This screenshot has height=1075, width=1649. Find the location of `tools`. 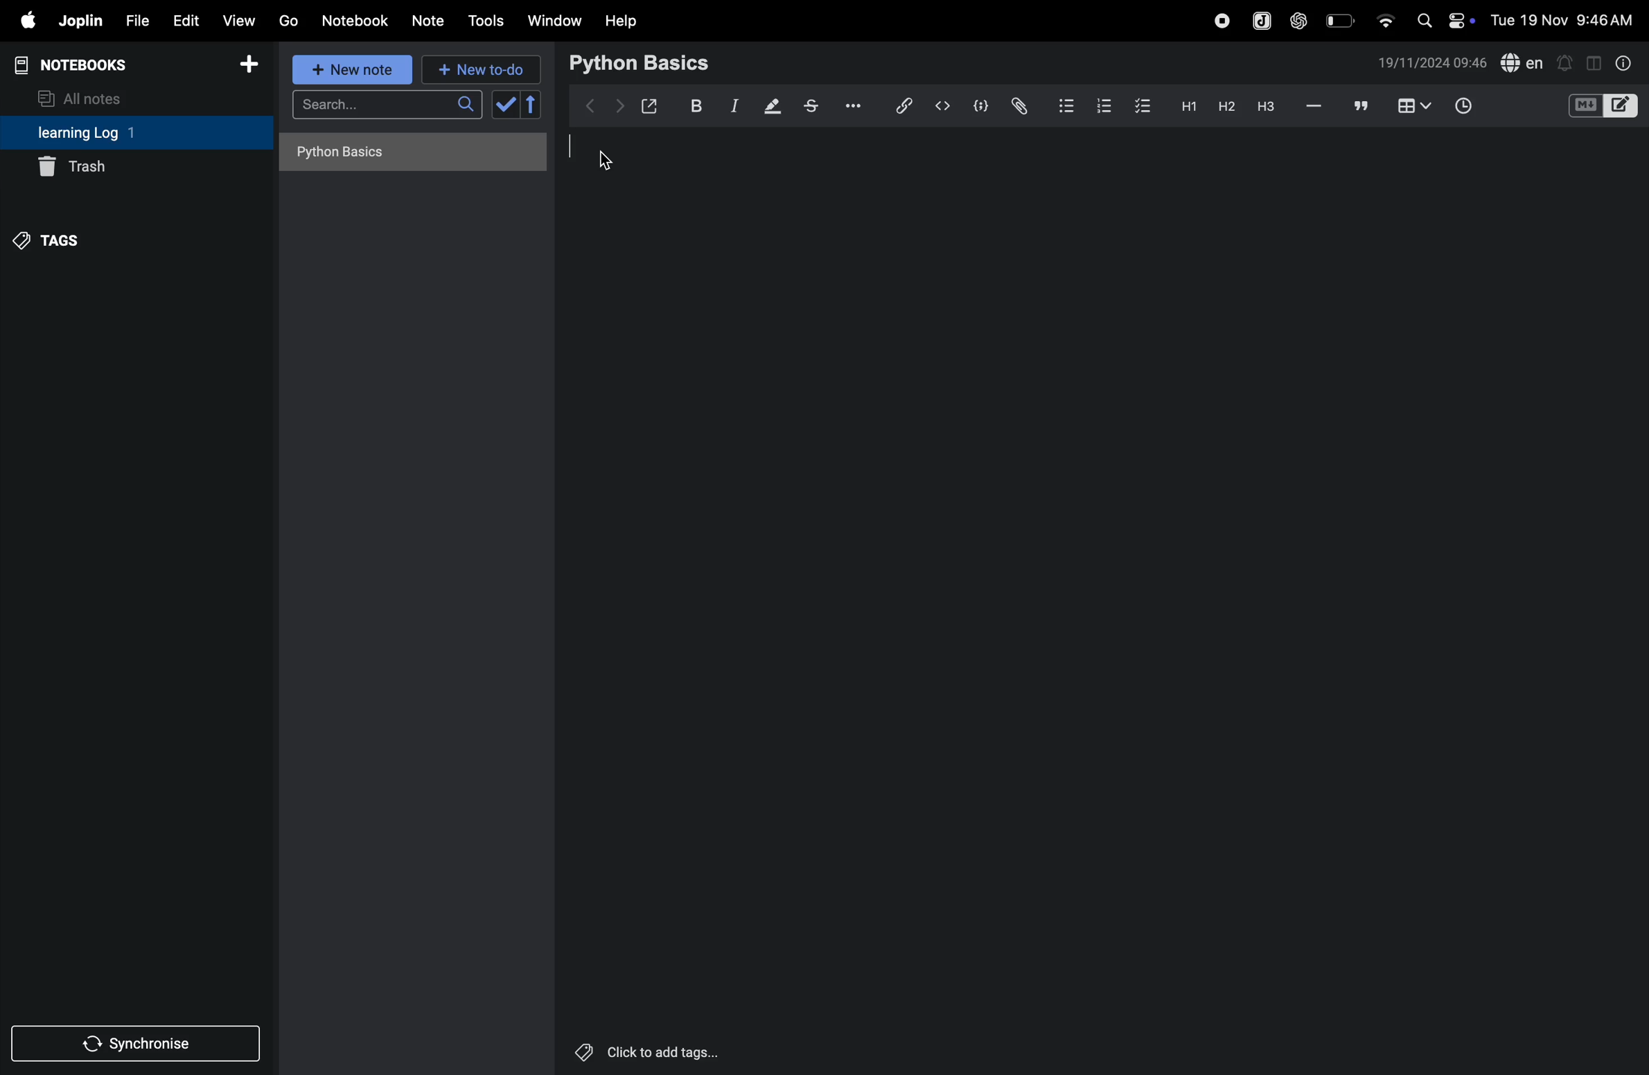

tools is located at coordinates (484, 21).